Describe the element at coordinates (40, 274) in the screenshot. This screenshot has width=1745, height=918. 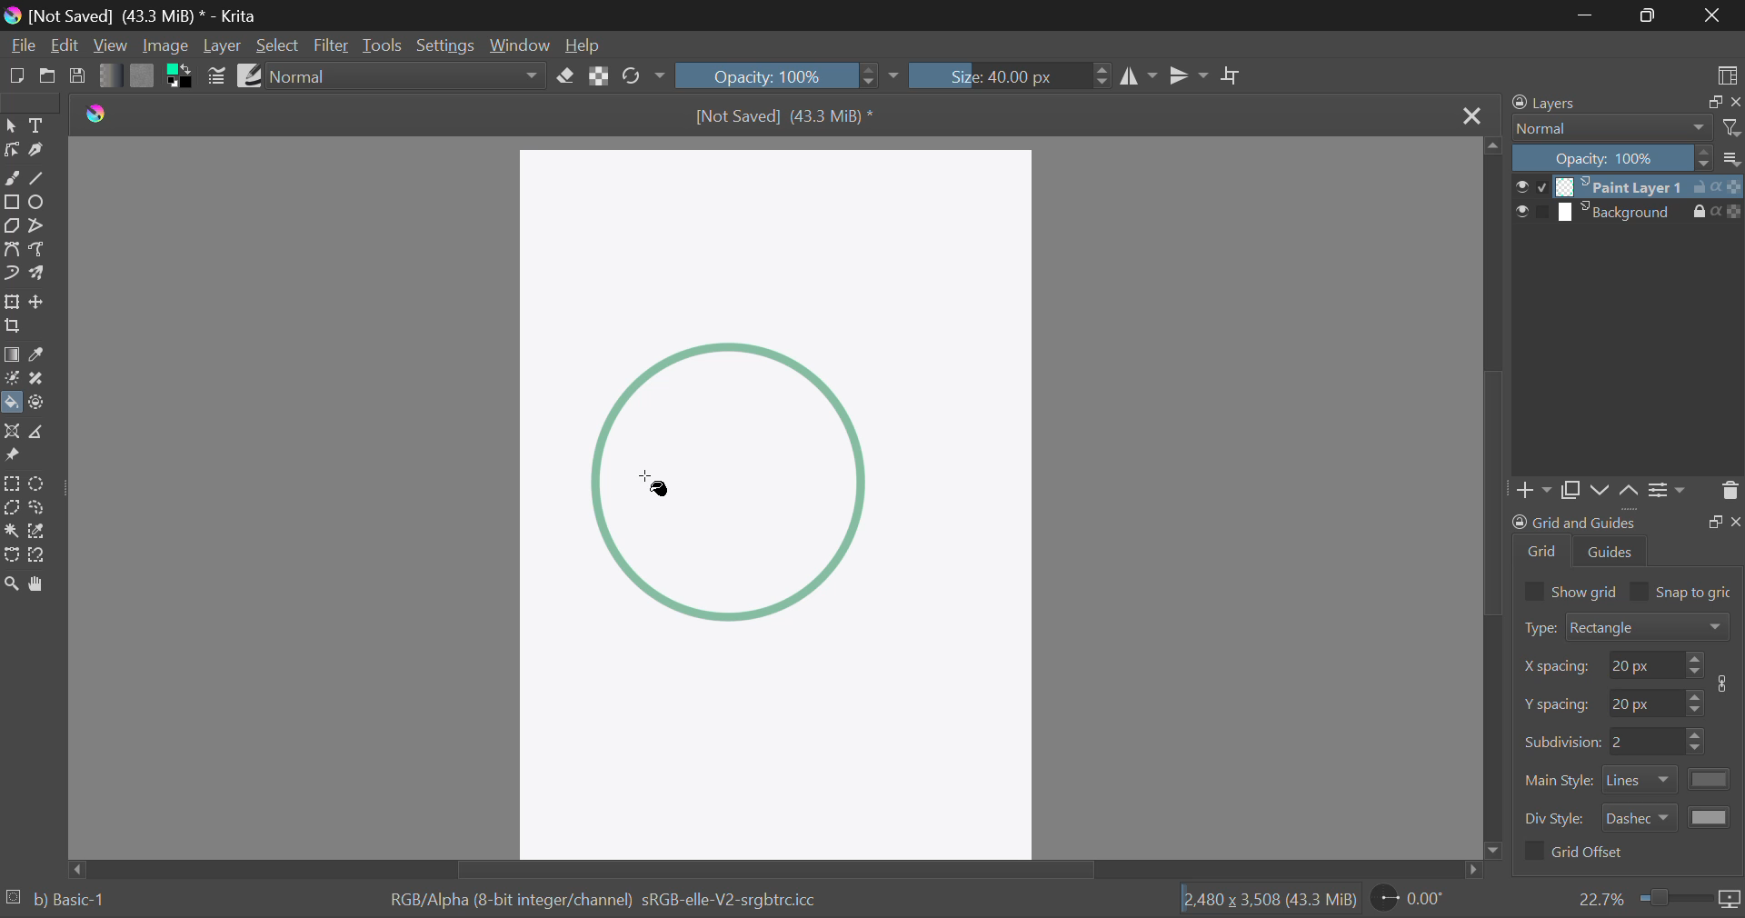
I see `Multibrush Tool` at that location.